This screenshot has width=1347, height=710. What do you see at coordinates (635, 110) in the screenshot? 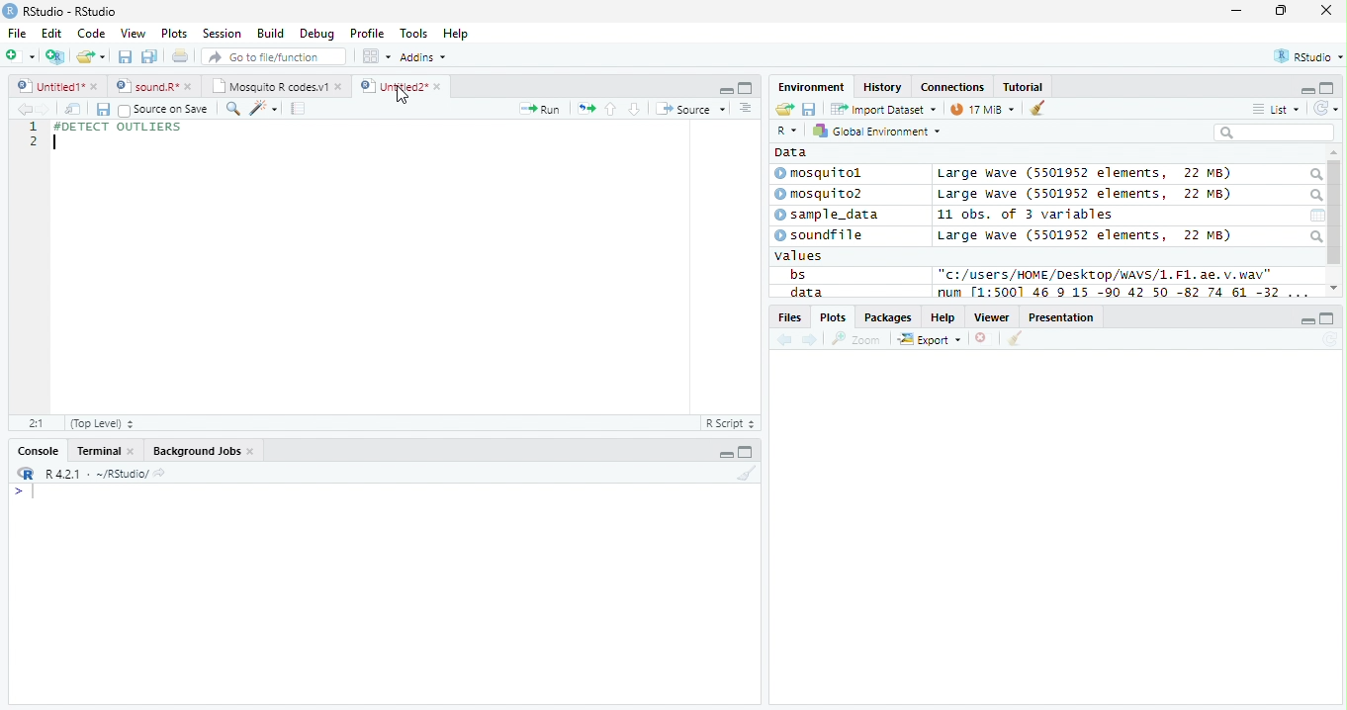
I see `Go to next session` at bounding box center [635, 110].